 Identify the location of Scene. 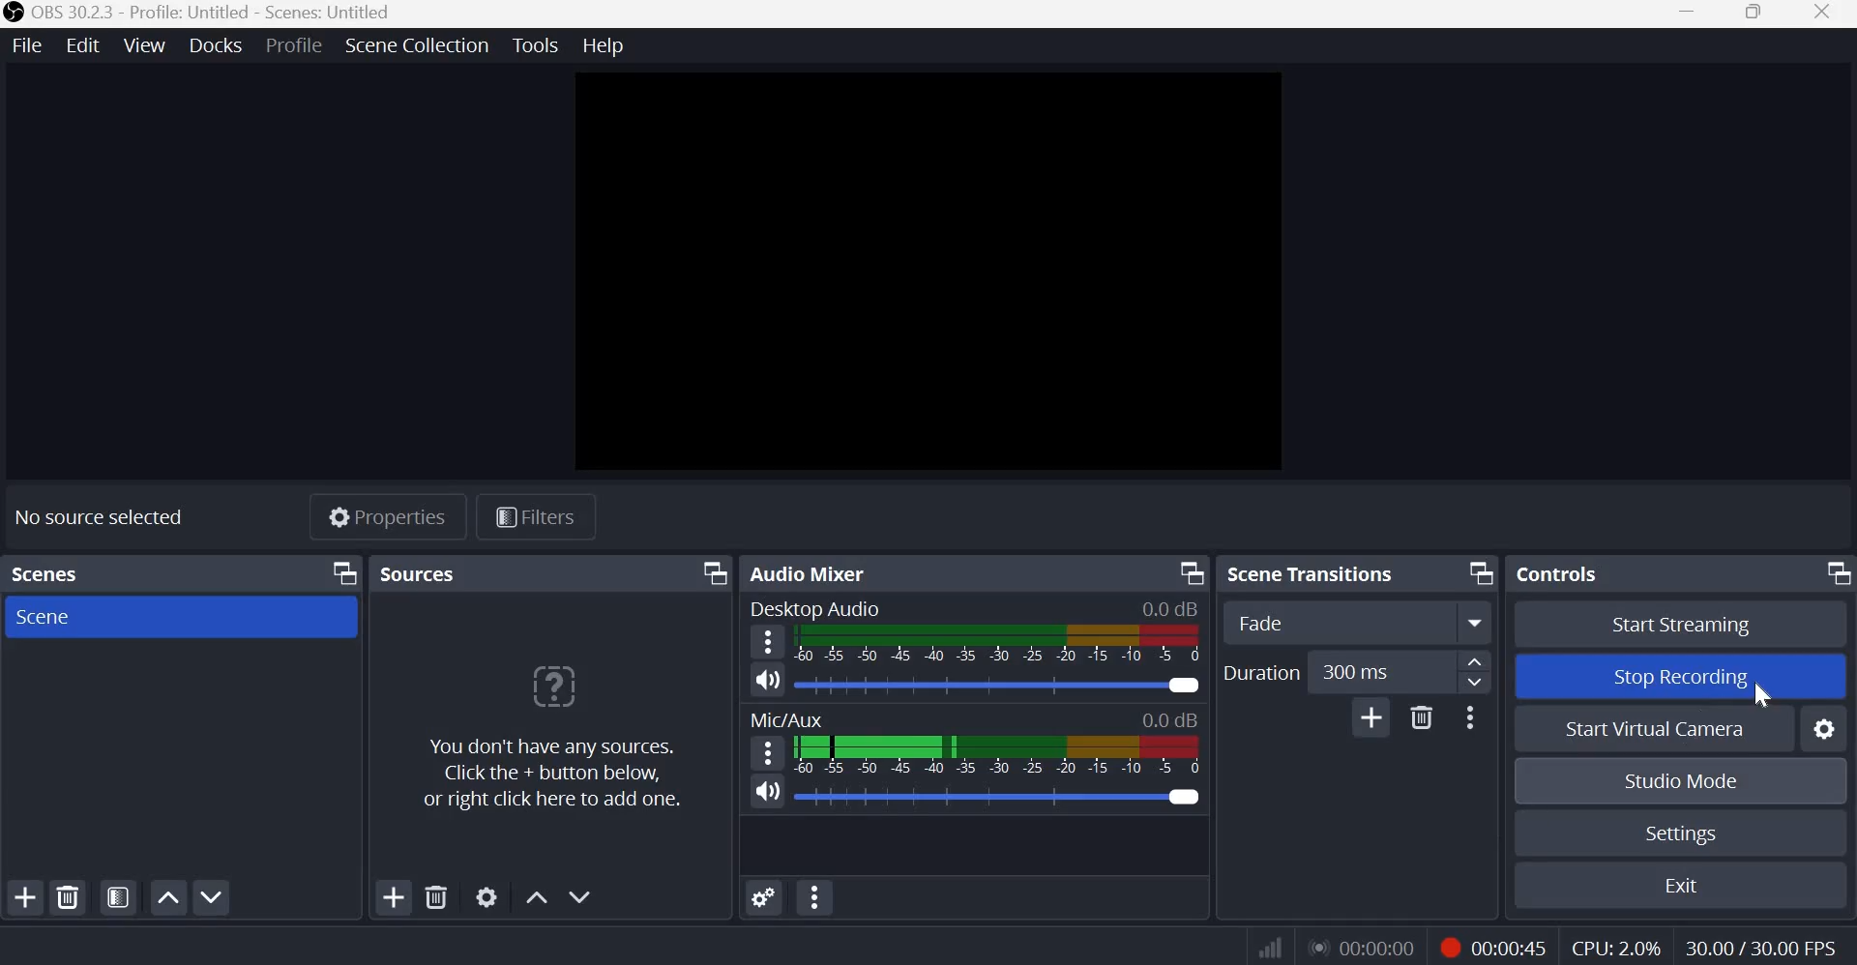
(50, 618).